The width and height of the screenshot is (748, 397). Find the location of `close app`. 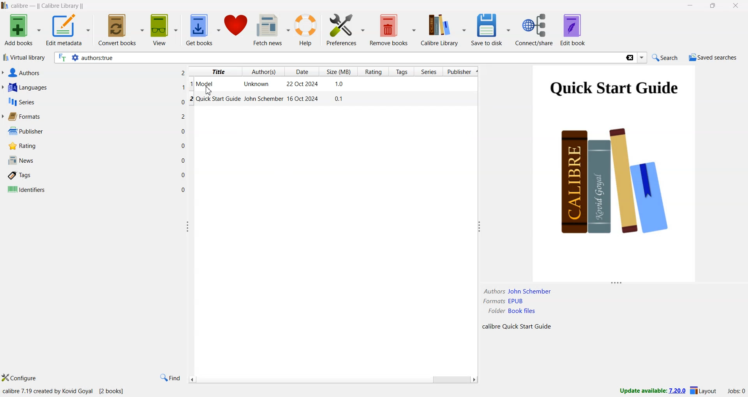

close app is located at coordinates (737, 6).